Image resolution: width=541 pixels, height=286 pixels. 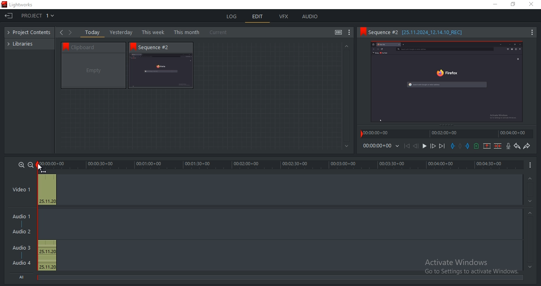 What do you see at coordinates (346, 46) in the screenshot?
I see `greyed out up arrow` at bounding box center [346, 46].